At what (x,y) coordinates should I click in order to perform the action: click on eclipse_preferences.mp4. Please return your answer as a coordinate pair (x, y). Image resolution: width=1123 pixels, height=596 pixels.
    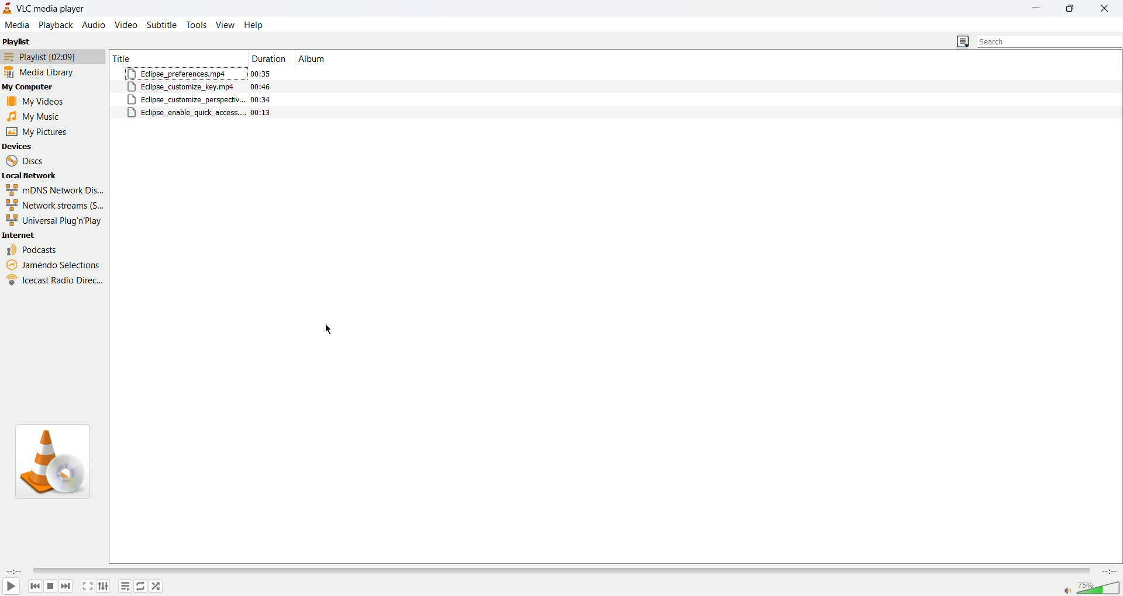
    Looking at the image, I should click on (184, 74).